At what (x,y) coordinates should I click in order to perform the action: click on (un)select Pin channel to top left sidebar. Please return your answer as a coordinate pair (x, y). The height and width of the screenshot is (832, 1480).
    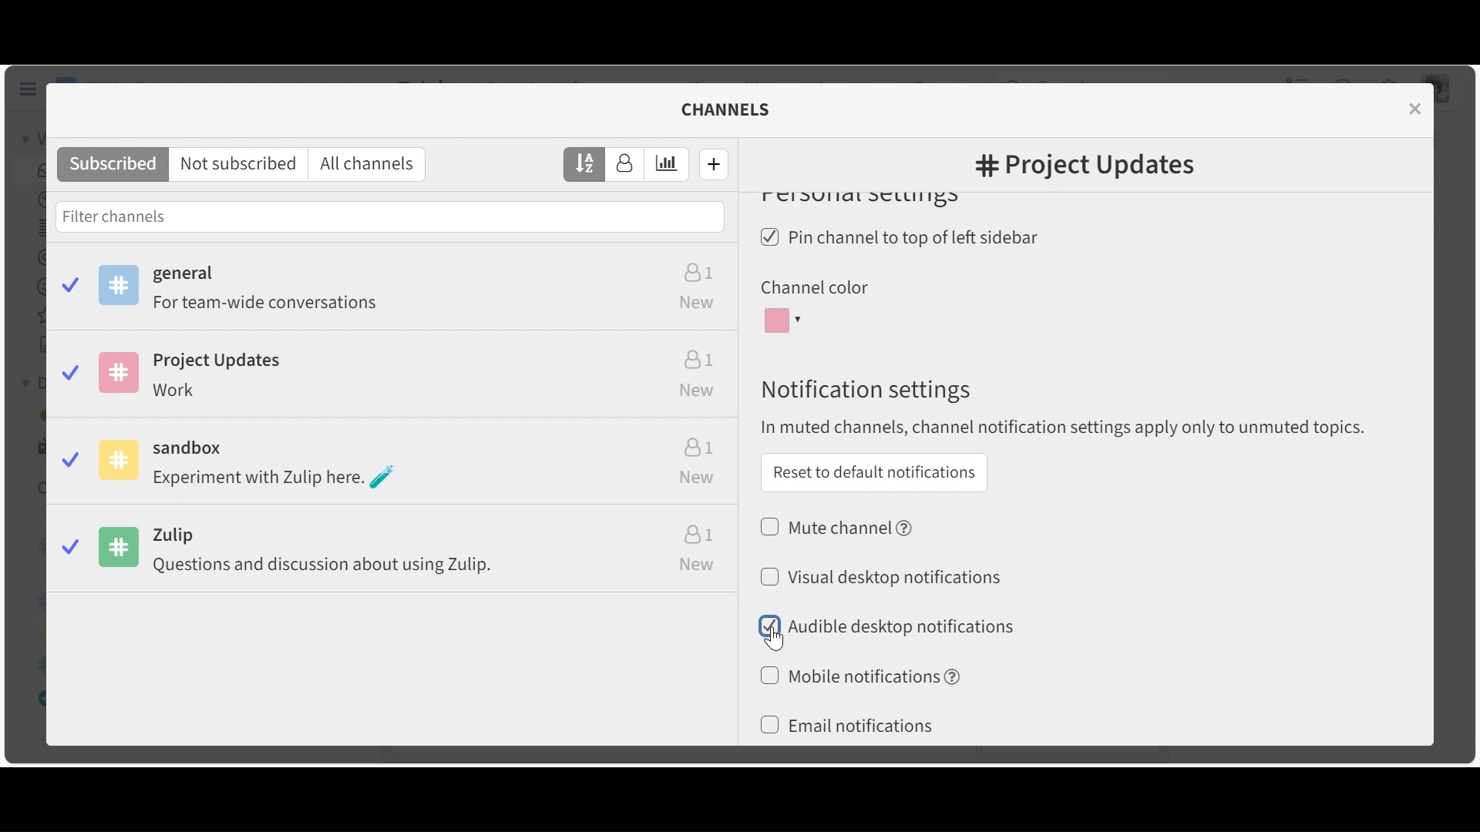
    Looking at the image, I should click on (905, 239).